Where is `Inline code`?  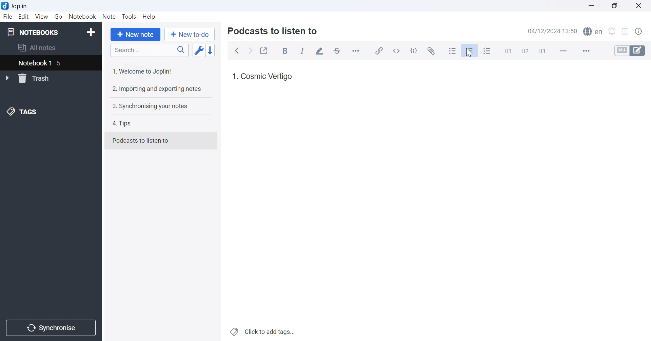
Inline code is located at coordinates (398, 50).